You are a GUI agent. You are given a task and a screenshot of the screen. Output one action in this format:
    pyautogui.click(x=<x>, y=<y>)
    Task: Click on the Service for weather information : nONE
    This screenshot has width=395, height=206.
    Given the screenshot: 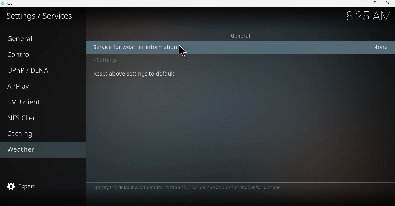 What is the action you would take?
    pyautogui.click(x=241, y=47)
    